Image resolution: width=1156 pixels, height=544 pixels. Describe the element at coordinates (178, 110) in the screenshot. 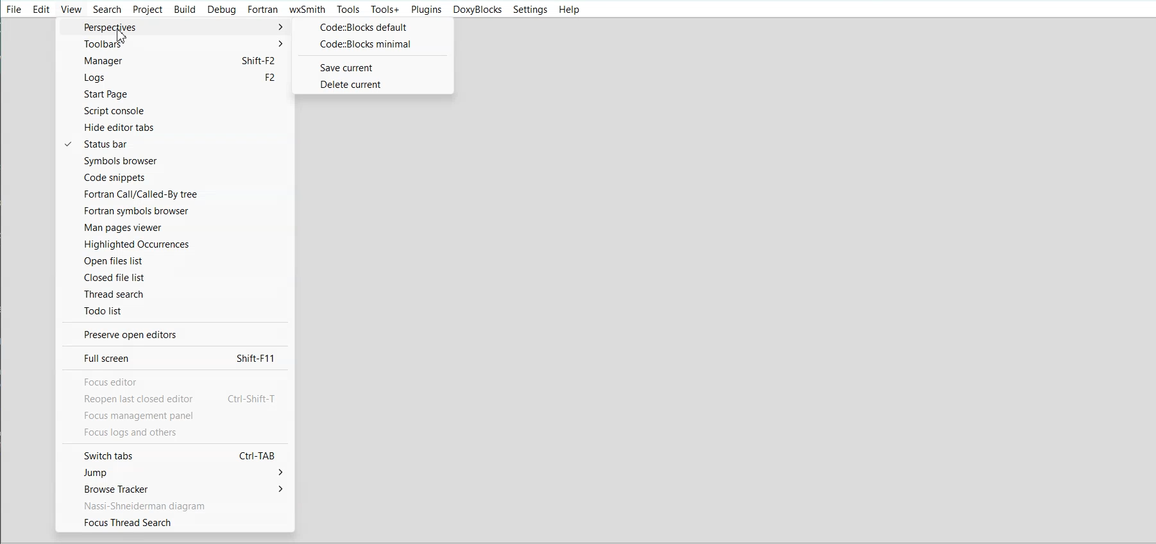

I see `Script console` at that location.